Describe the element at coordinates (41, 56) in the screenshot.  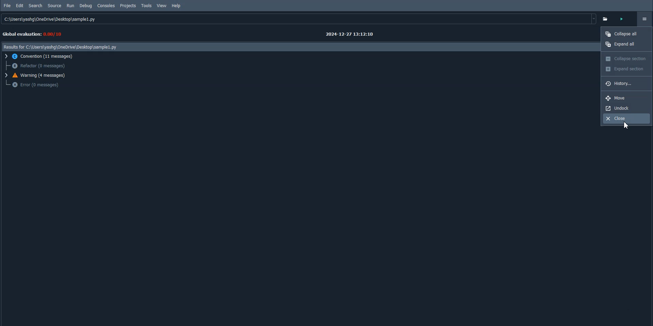
I see `Conventions` at that location.